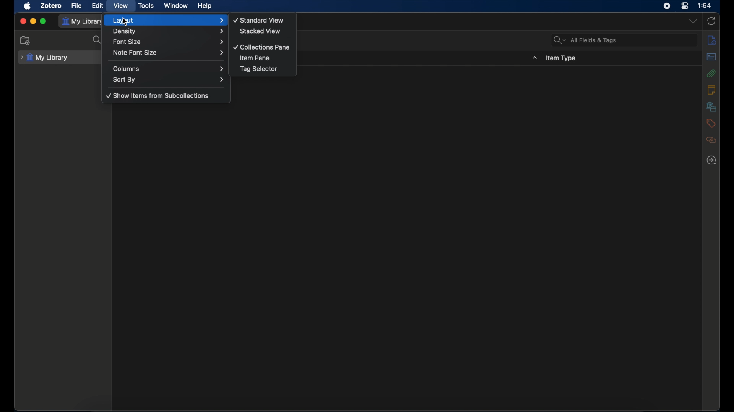  I want to click on tag selector, so click(259, 69).